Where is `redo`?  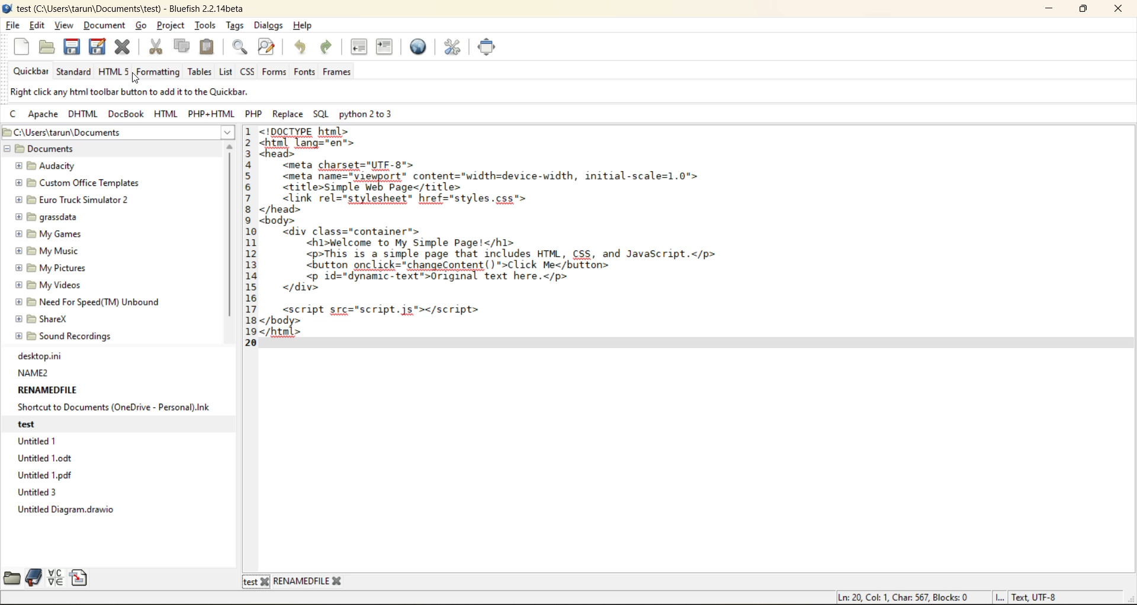 redo is located at coordinates (326, 47).